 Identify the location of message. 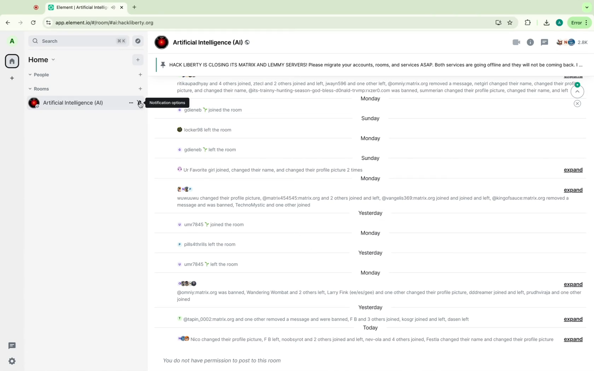
(219, 225).